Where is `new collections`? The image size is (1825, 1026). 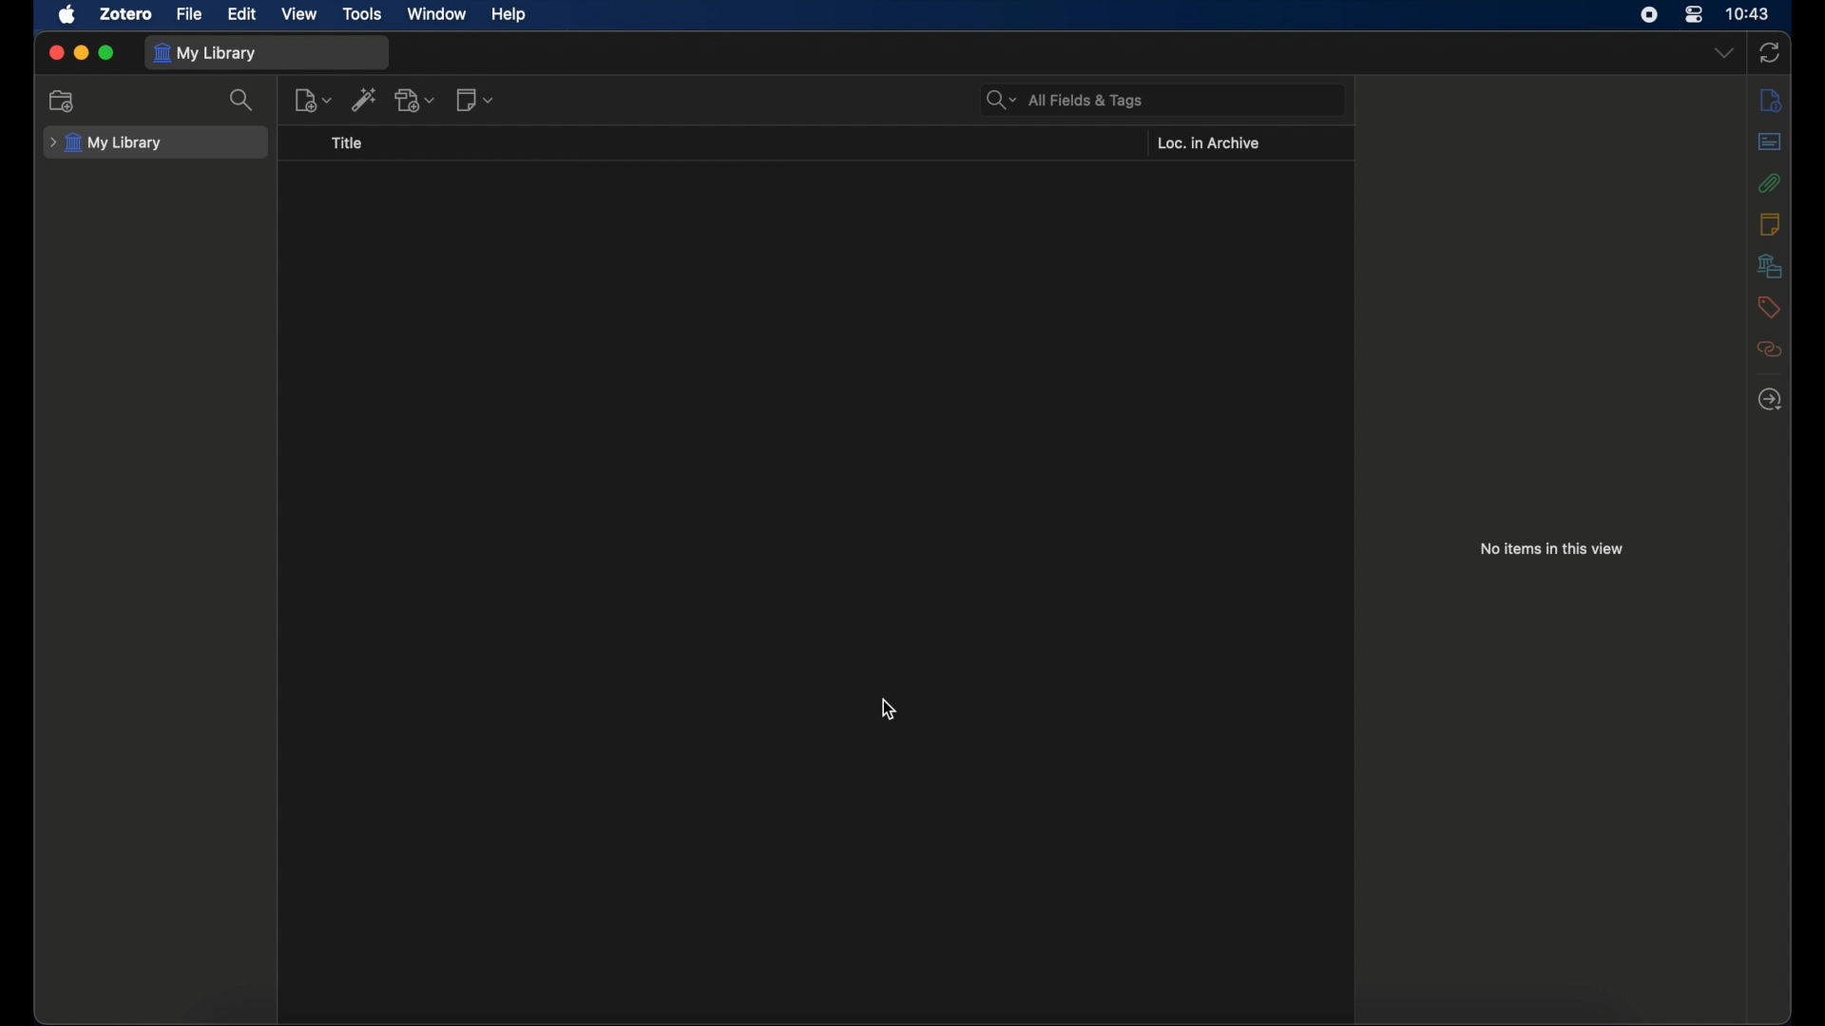 new collections is located at coordinates (63, 100).